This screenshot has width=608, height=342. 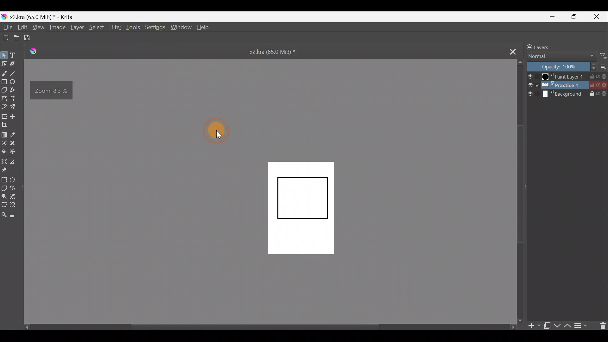 What do you see at coordinates (220, 134) in the screenshot?
I see `cursor` at bounding box center [220, 134].